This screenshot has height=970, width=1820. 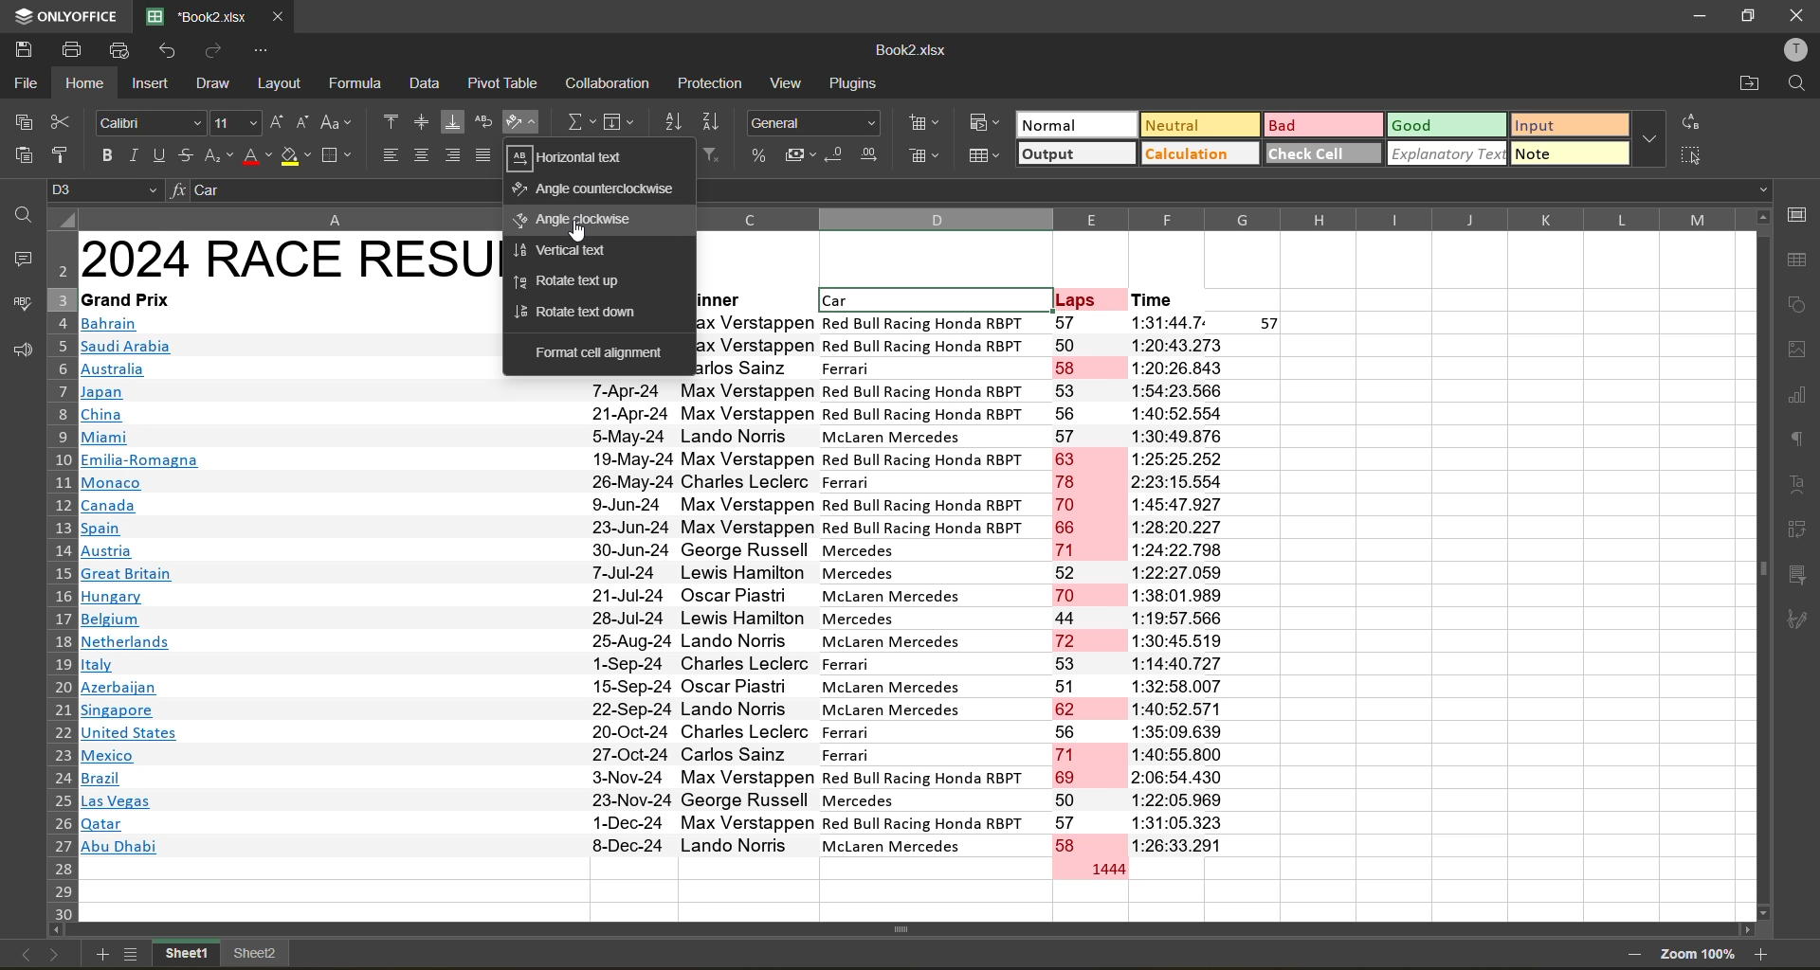 I want to click on Heading, so click(x=288, y=259).